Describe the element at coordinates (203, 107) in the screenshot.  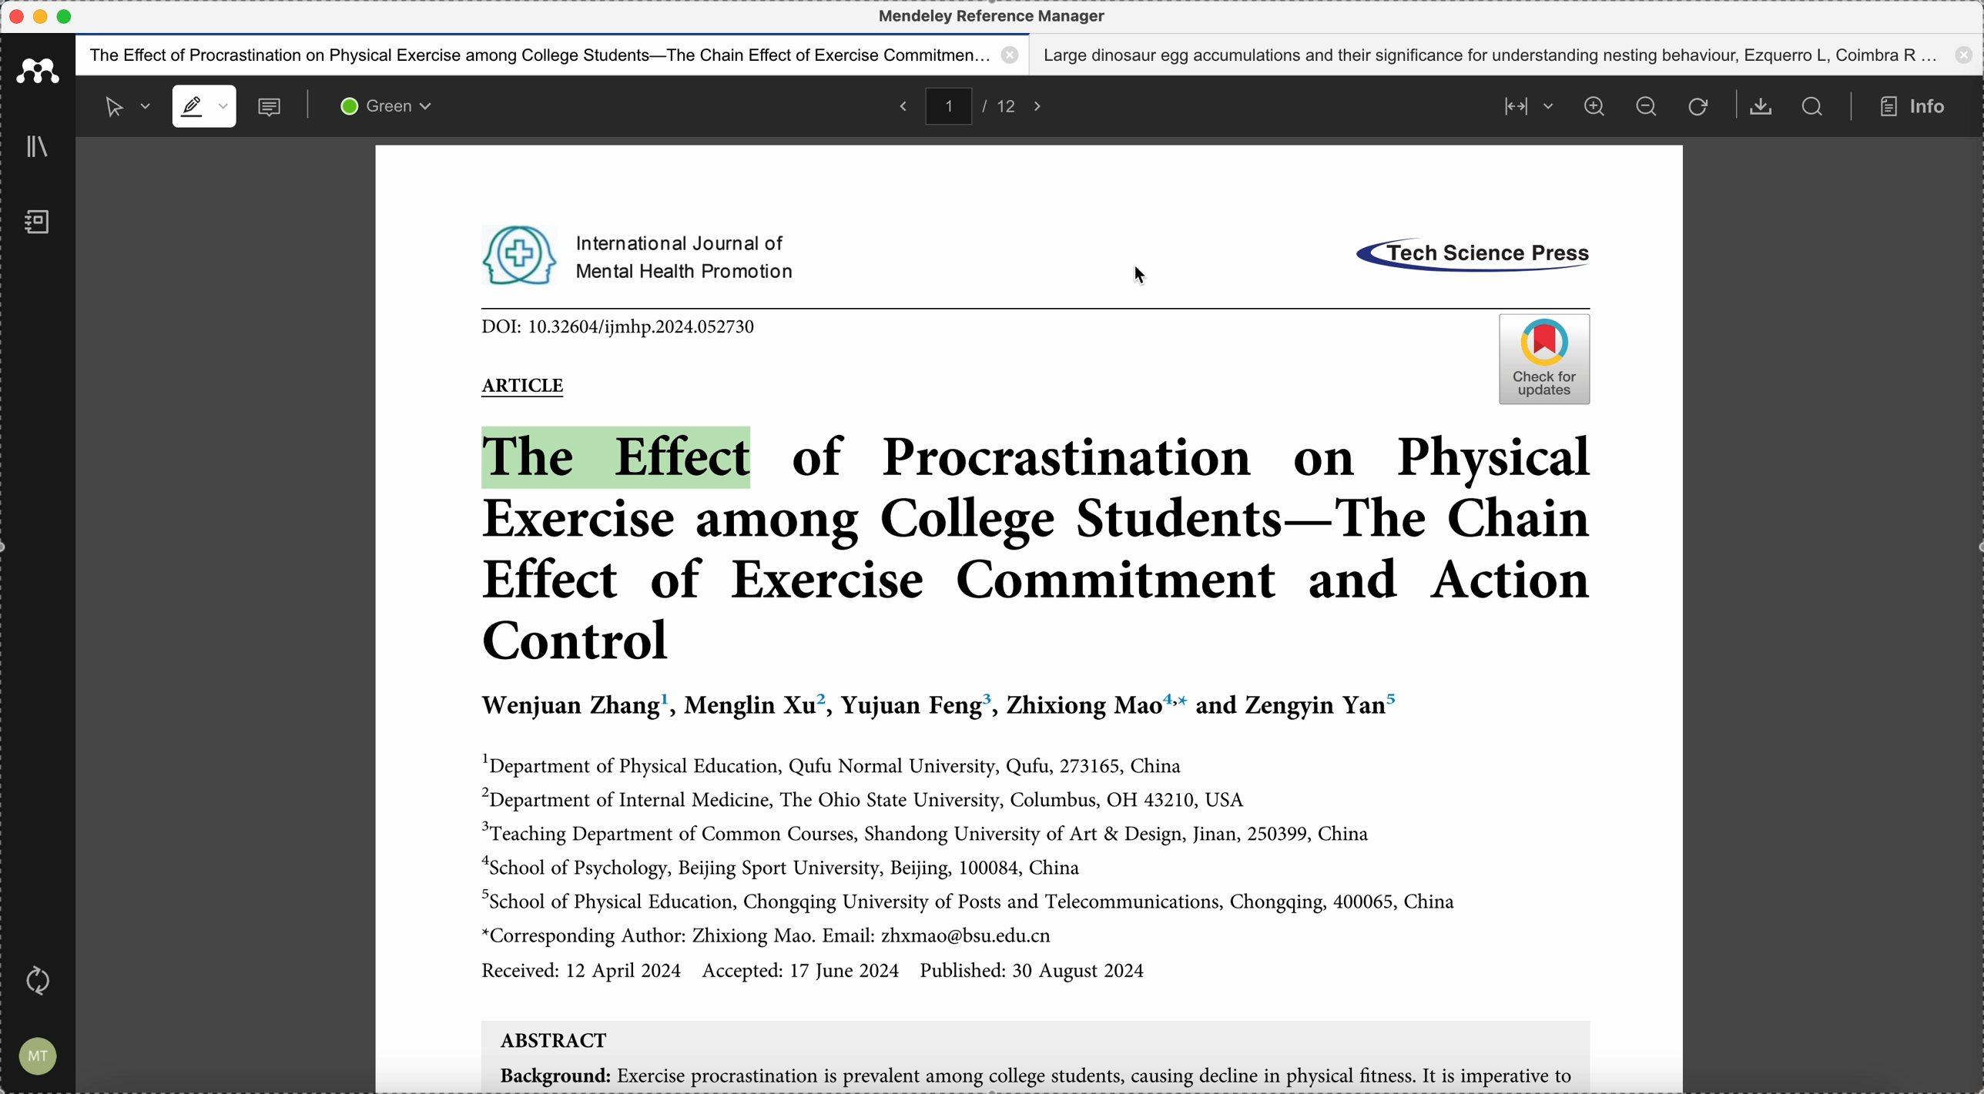
I see `highlight mode` at that location.